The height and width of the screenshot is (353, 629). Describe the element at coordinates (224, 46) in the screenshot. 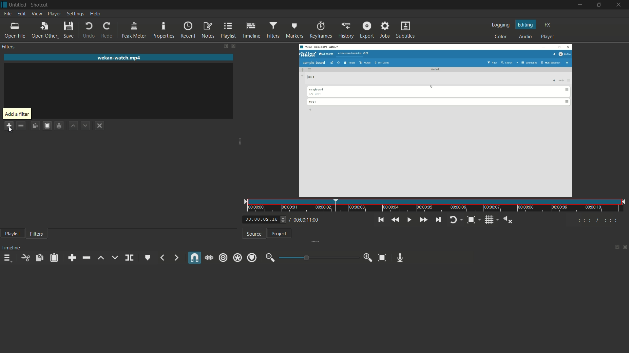

I see `change layout` at that location.